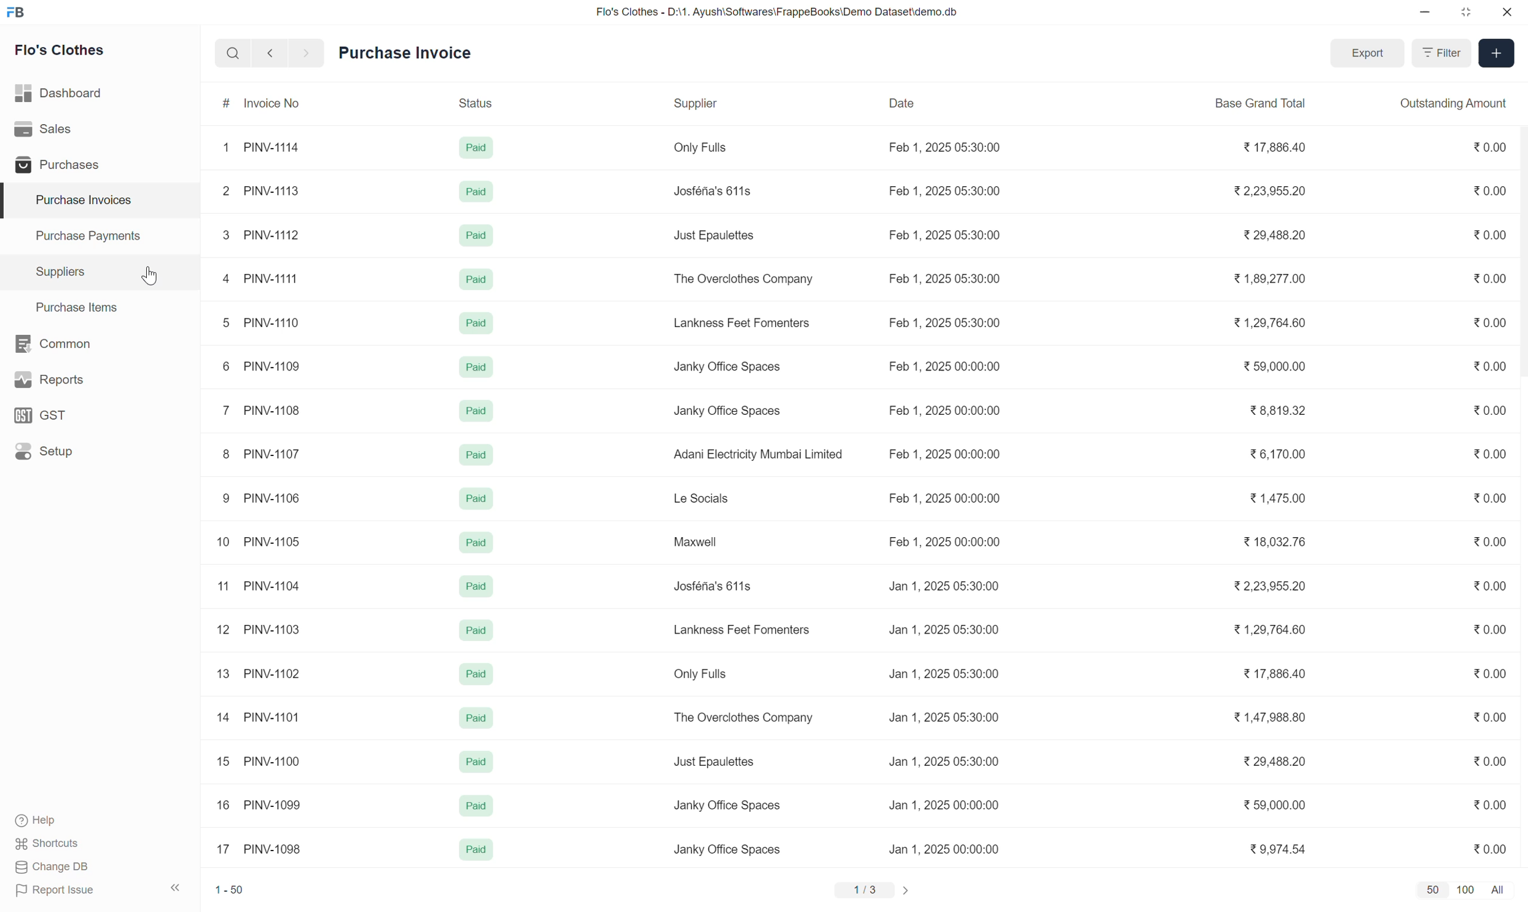  Describe the element at coordinates (476, 631) in the screenshot. I see `paid` at that location.